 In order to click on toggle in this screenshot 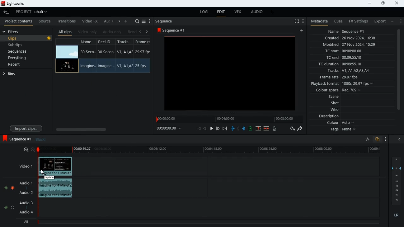, I will do `click(4, 207)`.